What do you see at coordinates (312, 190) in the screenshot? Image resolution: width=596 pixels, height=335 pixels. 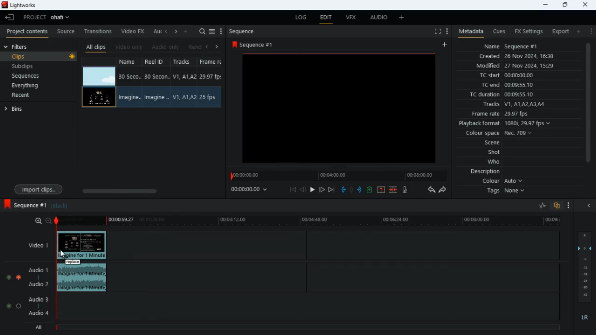 I see `play` at bounding box center [312, 190].